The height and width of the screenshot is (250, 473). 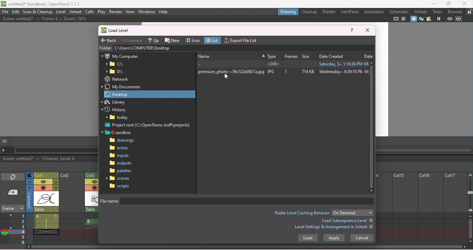 What do you see at coordinates (310, 11) in the screenshot?
I see `Cleanup` at bounding box center [310, 11].